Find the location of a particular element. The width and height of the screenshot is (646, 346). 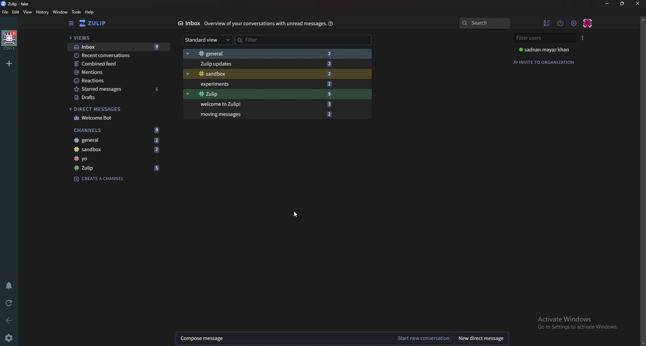

Zulip updates is located at coordinates (262, 63).